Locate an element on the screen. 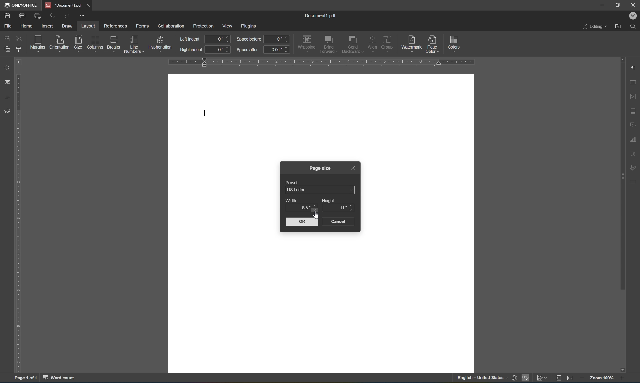 The width and height of the screenshot is (640, 383). fit to slide is located at coordinates (560, 378).